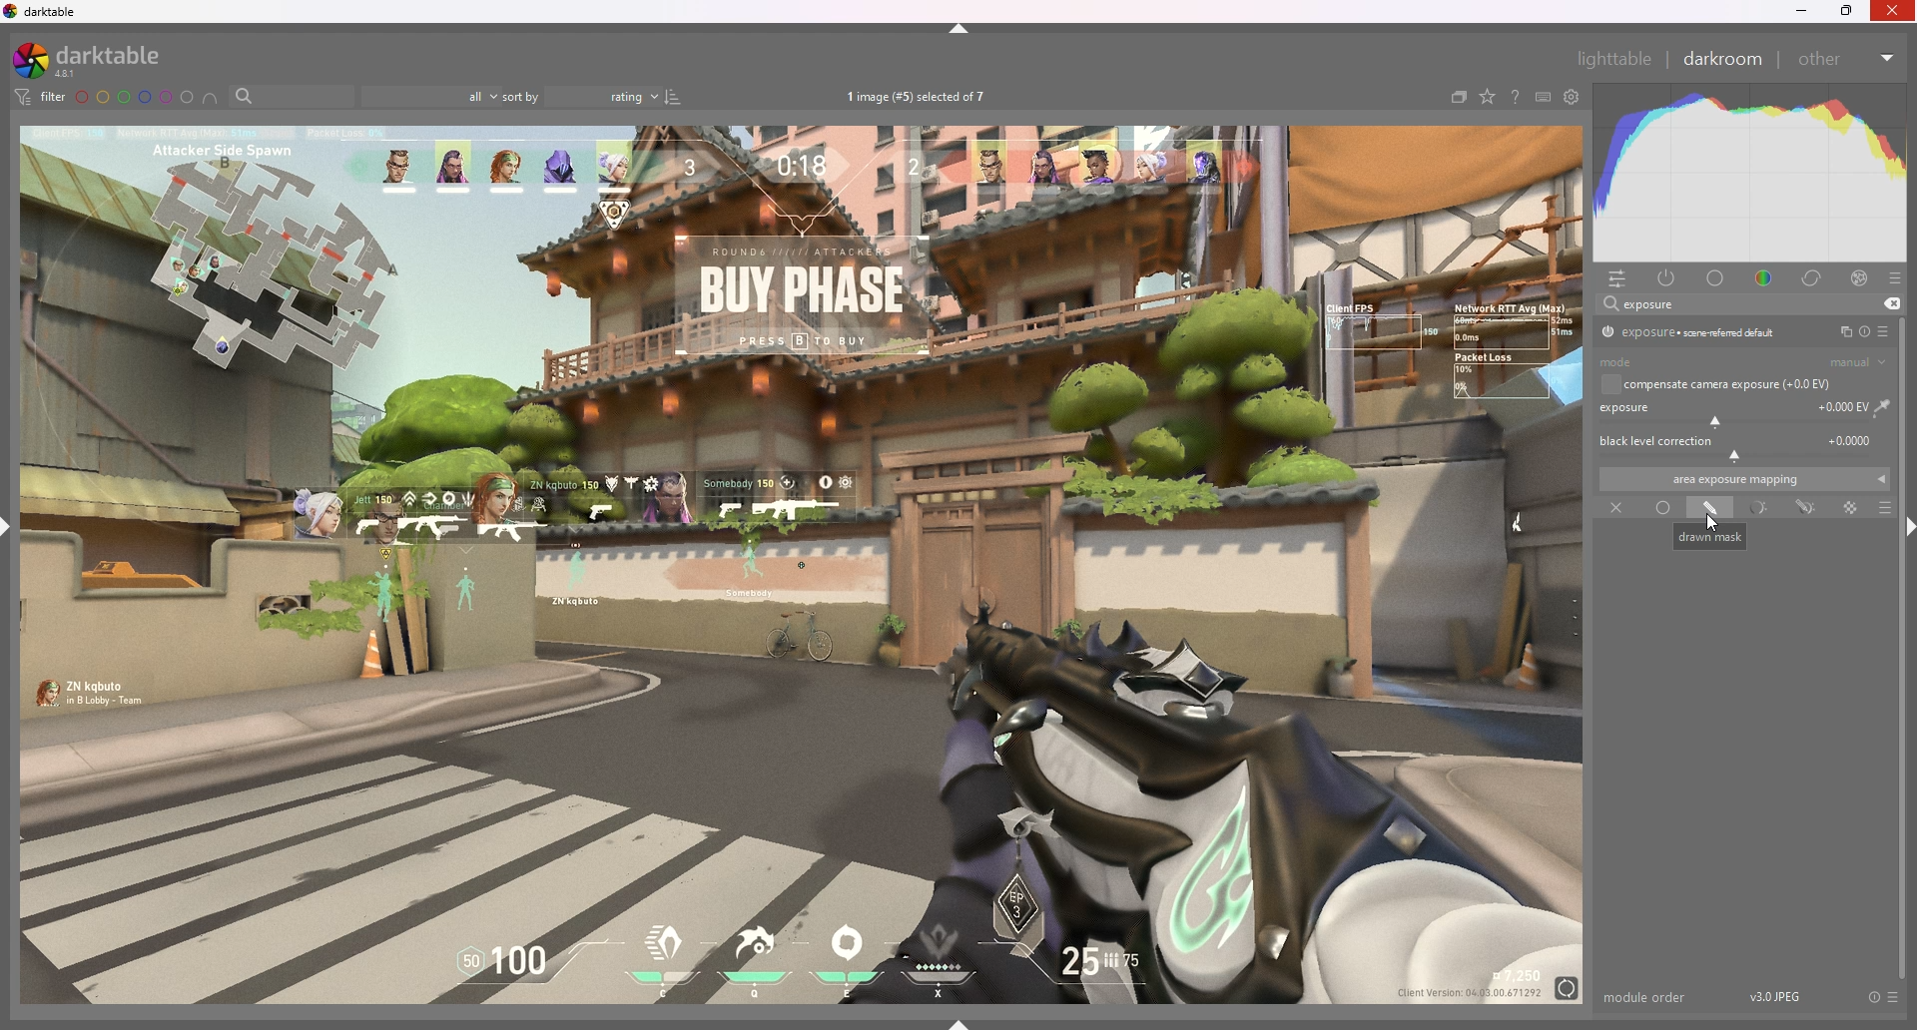  I want to click on filter by images rating, so click(431, 97).